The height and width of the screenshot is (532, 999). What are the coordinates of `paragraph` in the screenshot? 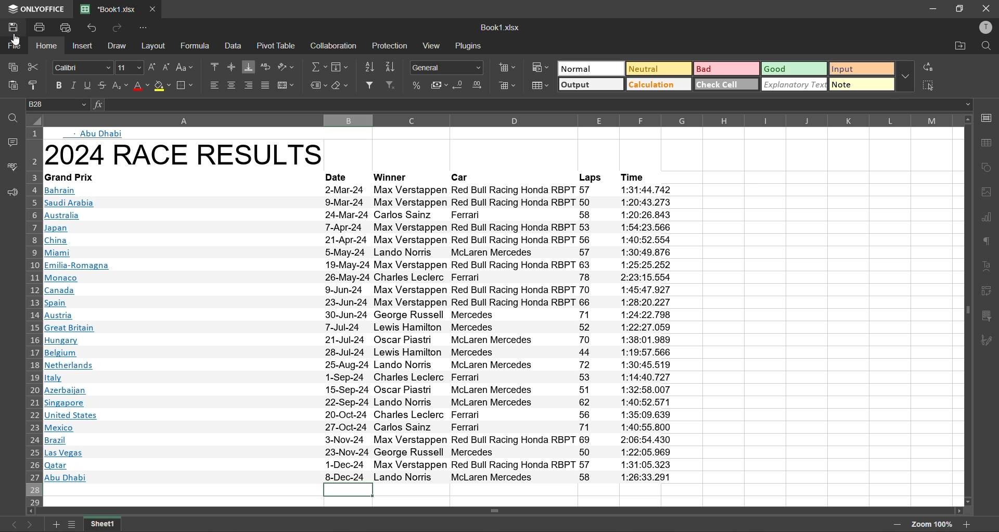 It's located at (989, 242).